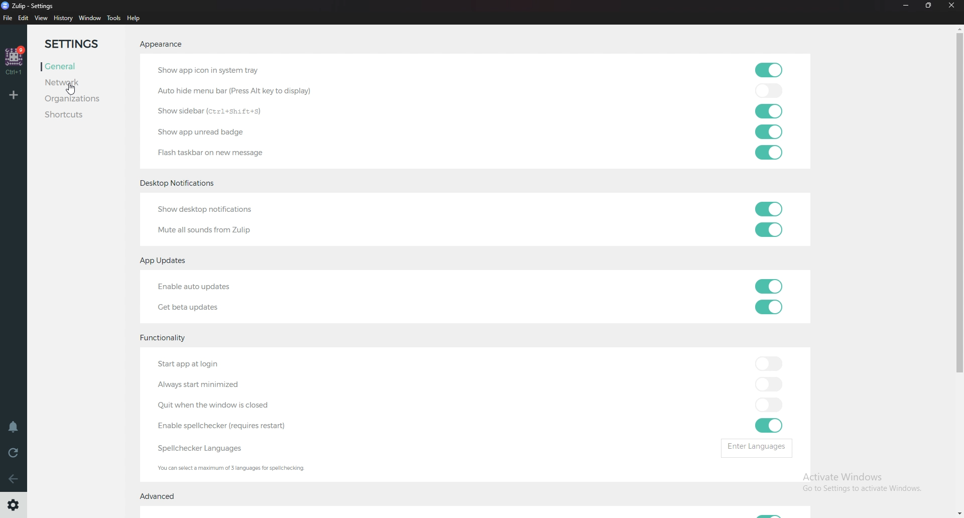 The height and width of the screenshot is (518, 964). I want to click on file, so click(7, 18).